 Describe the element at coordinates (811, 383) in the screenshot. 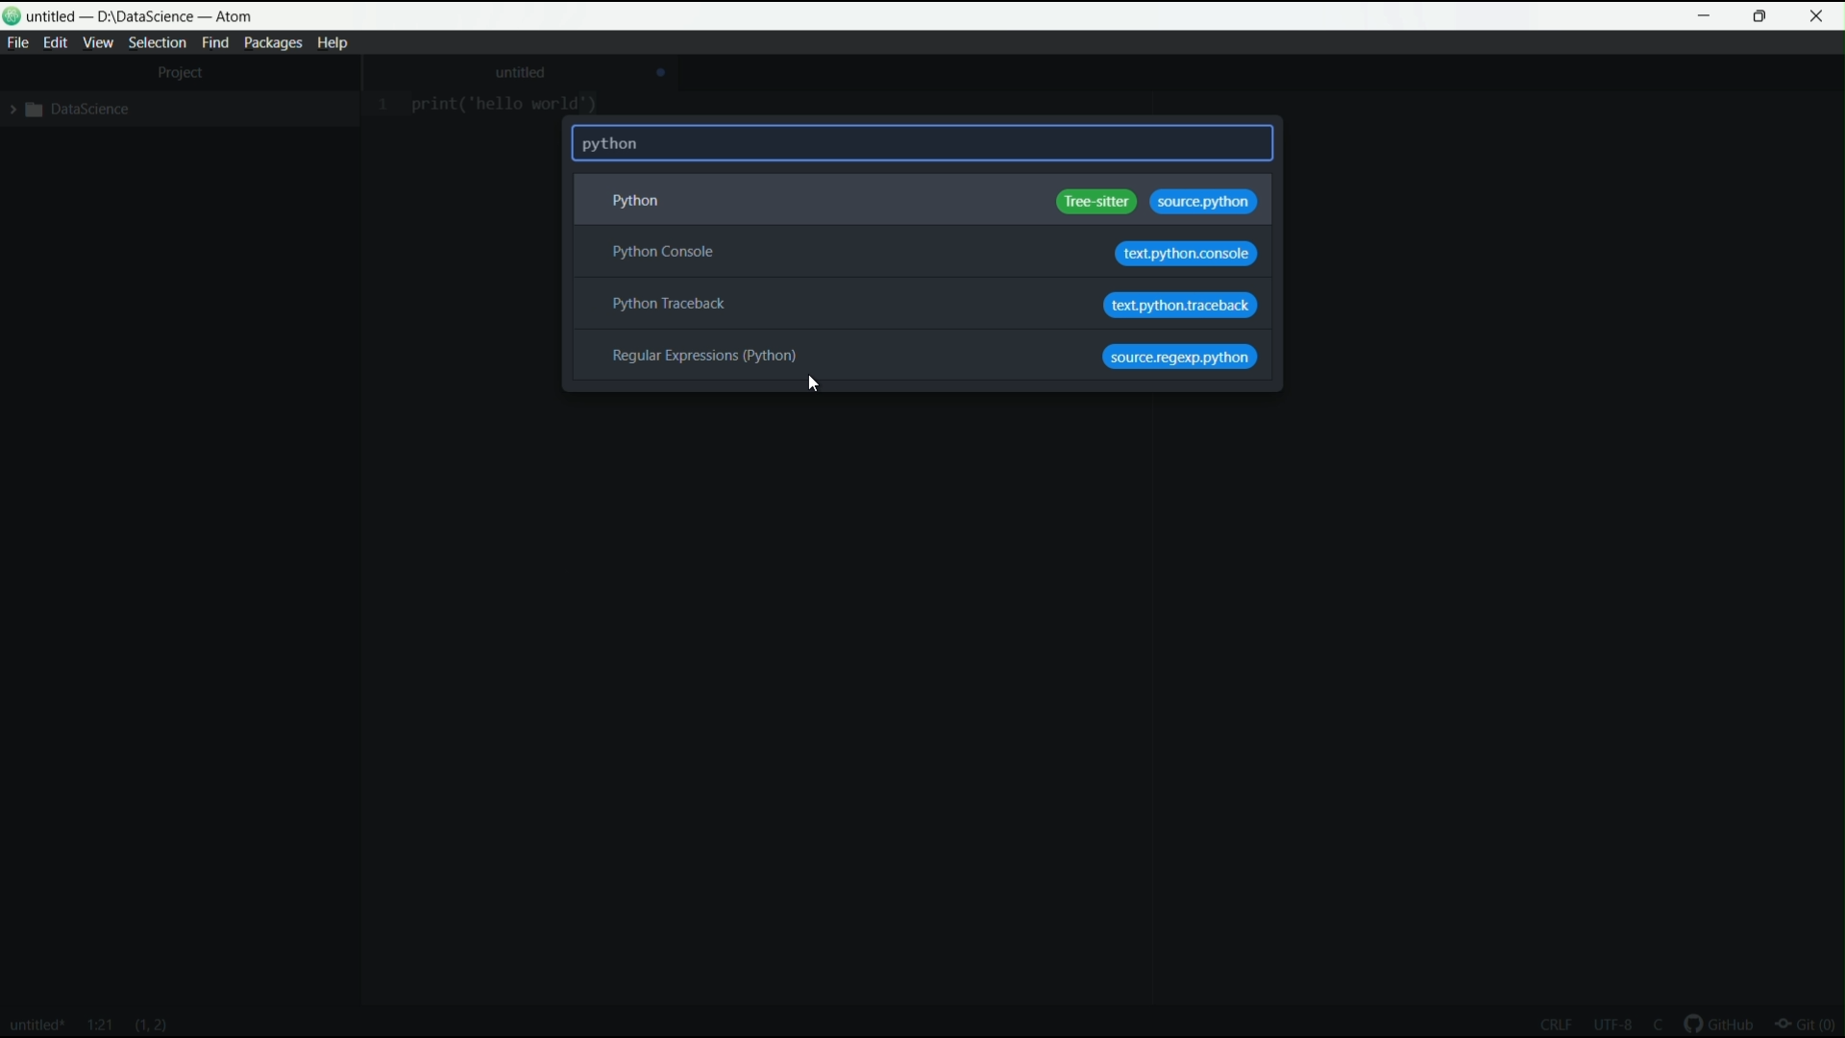

I see `cursor` at that location.